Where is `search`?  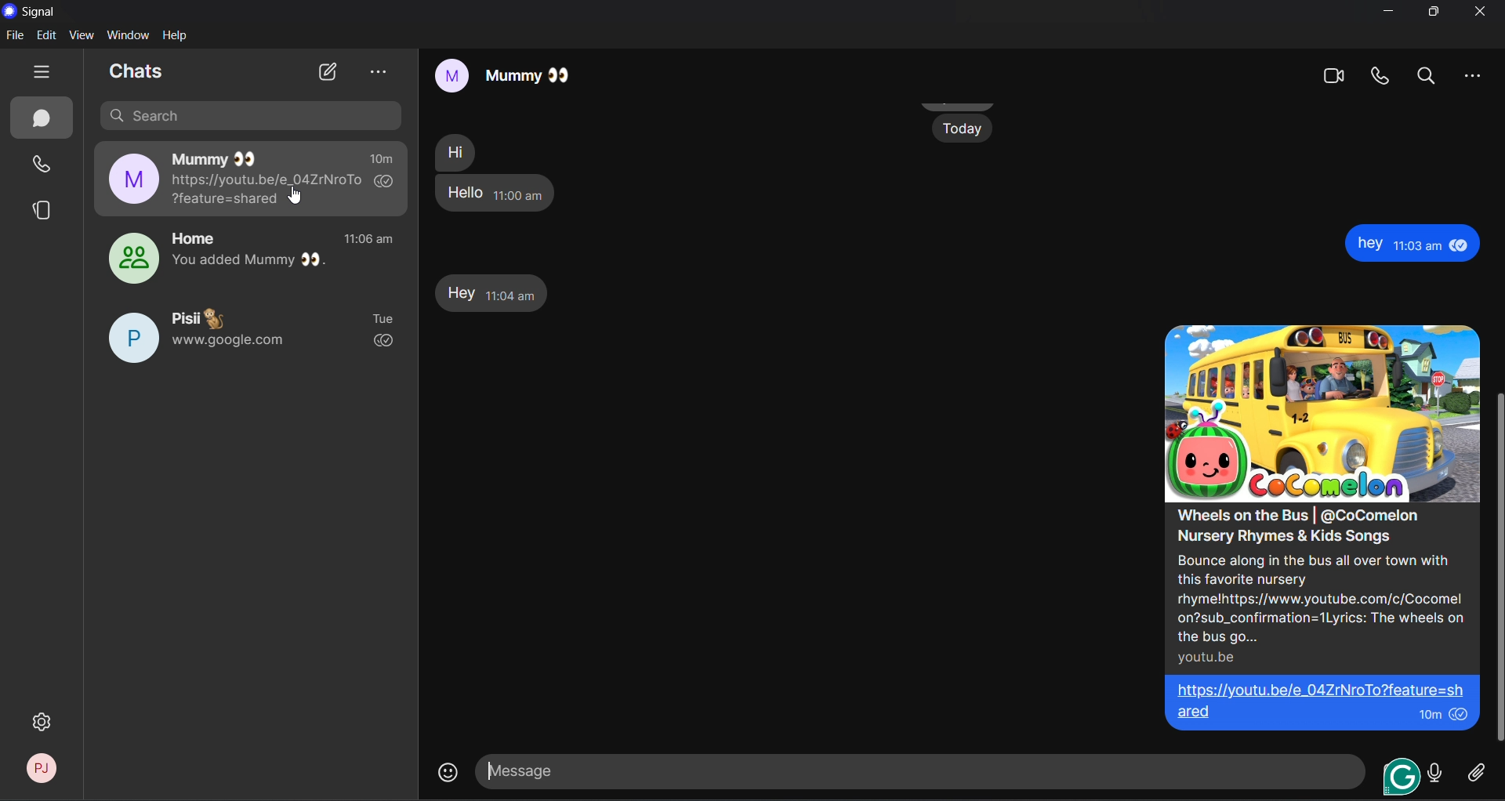
search is located at coordinates (255, 115).